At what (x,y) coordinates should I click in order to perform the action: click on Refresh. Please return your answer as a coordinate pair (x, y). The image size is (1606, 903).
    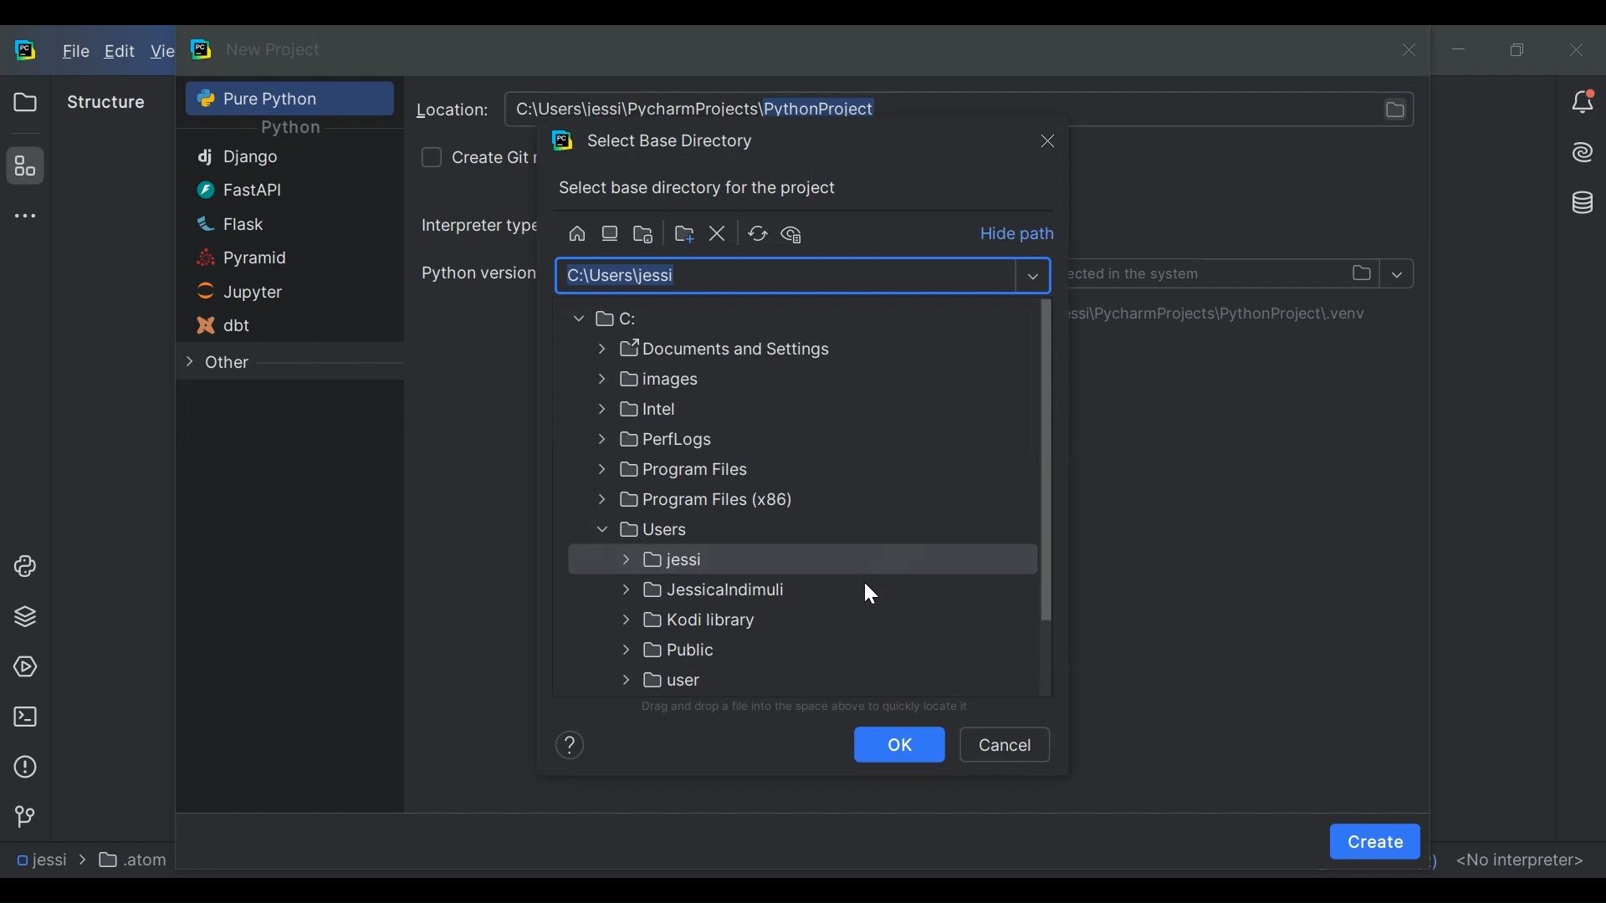
    Looking at the image, I should click on (757, 234).